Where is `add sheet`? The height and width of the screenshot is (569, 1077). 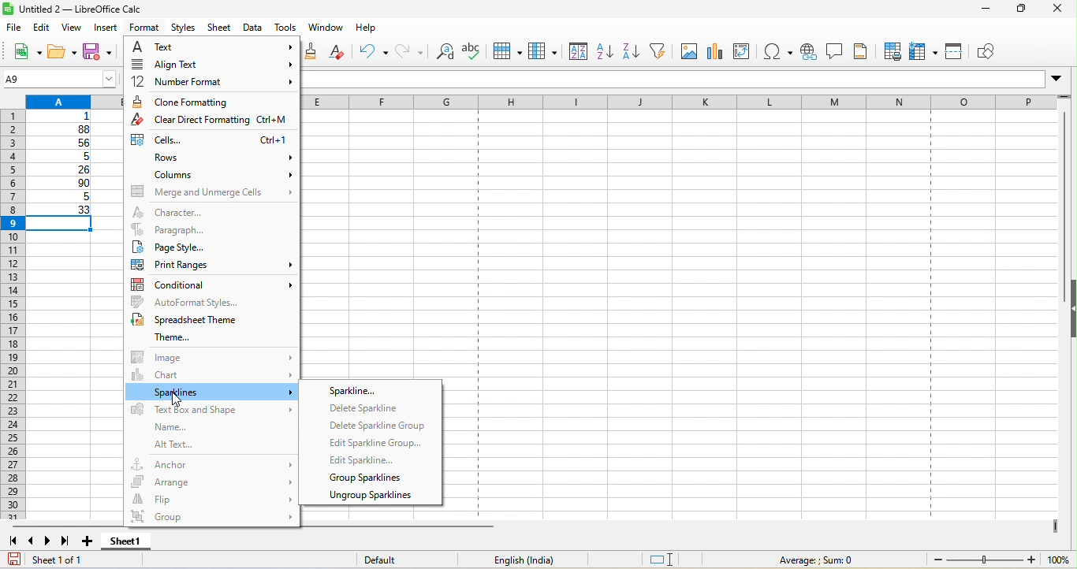 add sheet is located at coordinates (89, 541).